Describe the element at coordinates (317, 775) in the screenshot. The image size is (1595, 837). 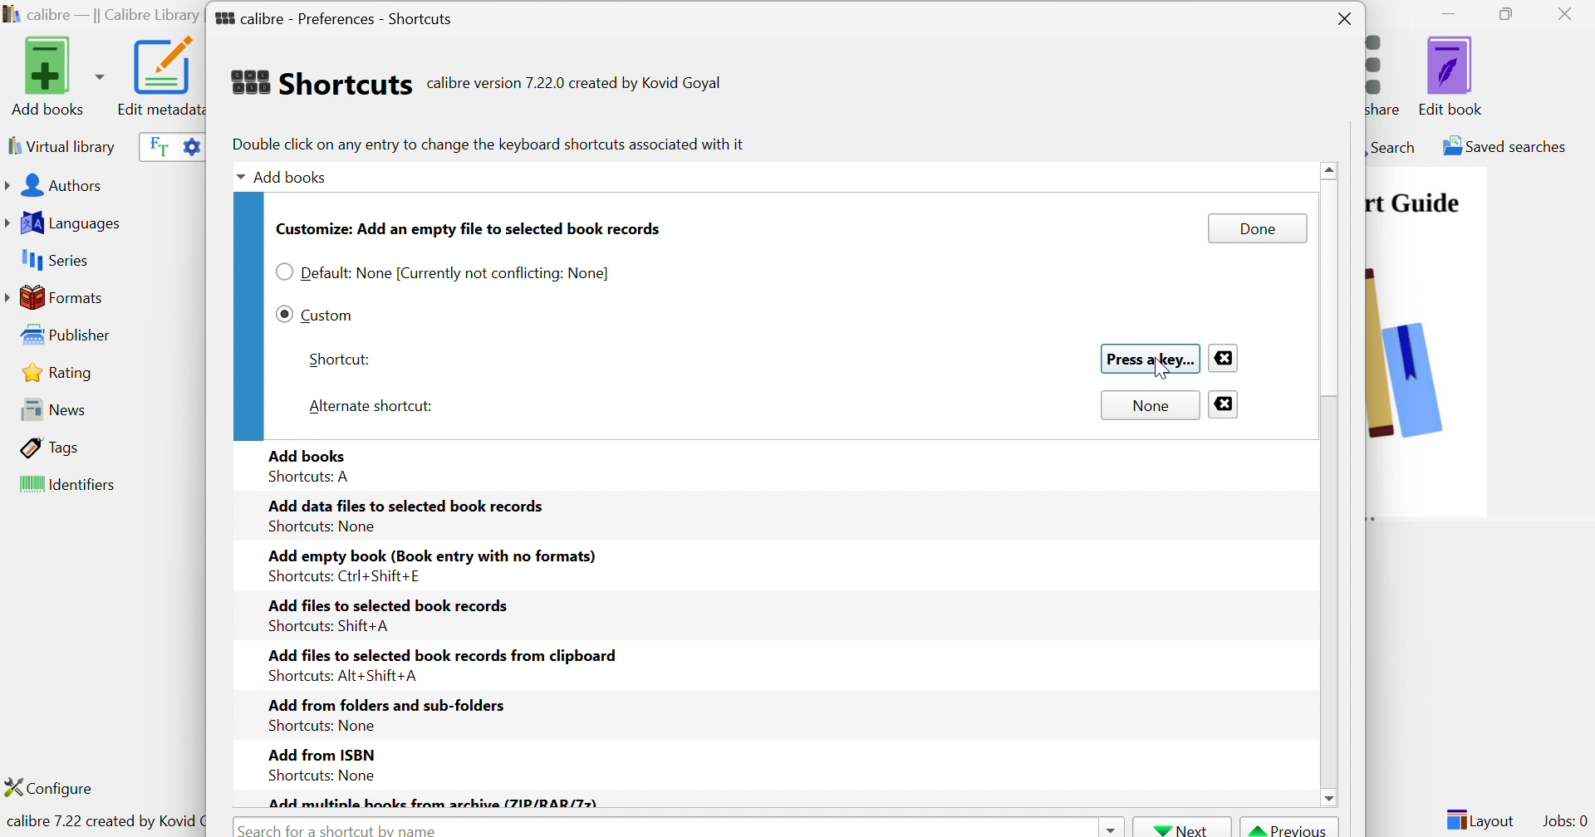
I see `Shortcuts: None` at that location.